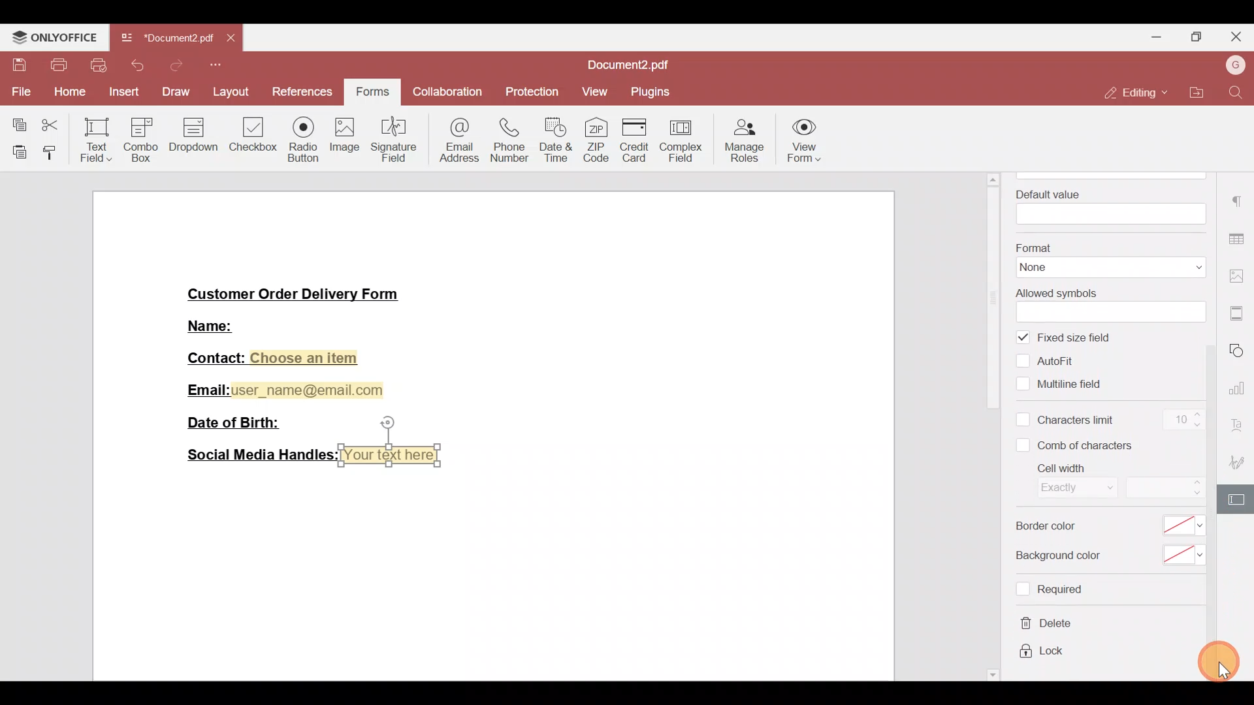  Describe the element at coordinates (1239, 271) in the screenshot. I see `Image settings` at that location.